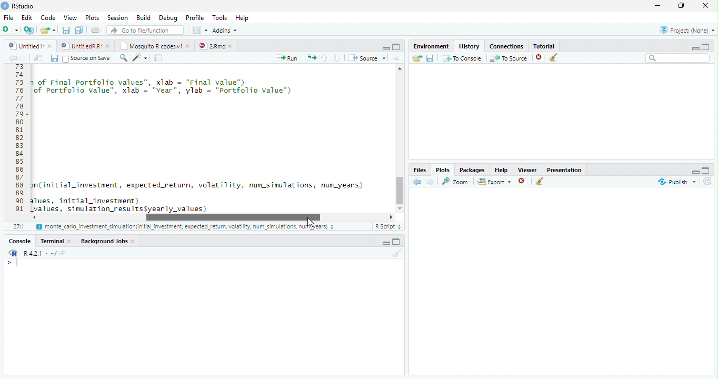  Describe the element at coordinates (385, 243) in the screenshot. I see `Hide` at that location.